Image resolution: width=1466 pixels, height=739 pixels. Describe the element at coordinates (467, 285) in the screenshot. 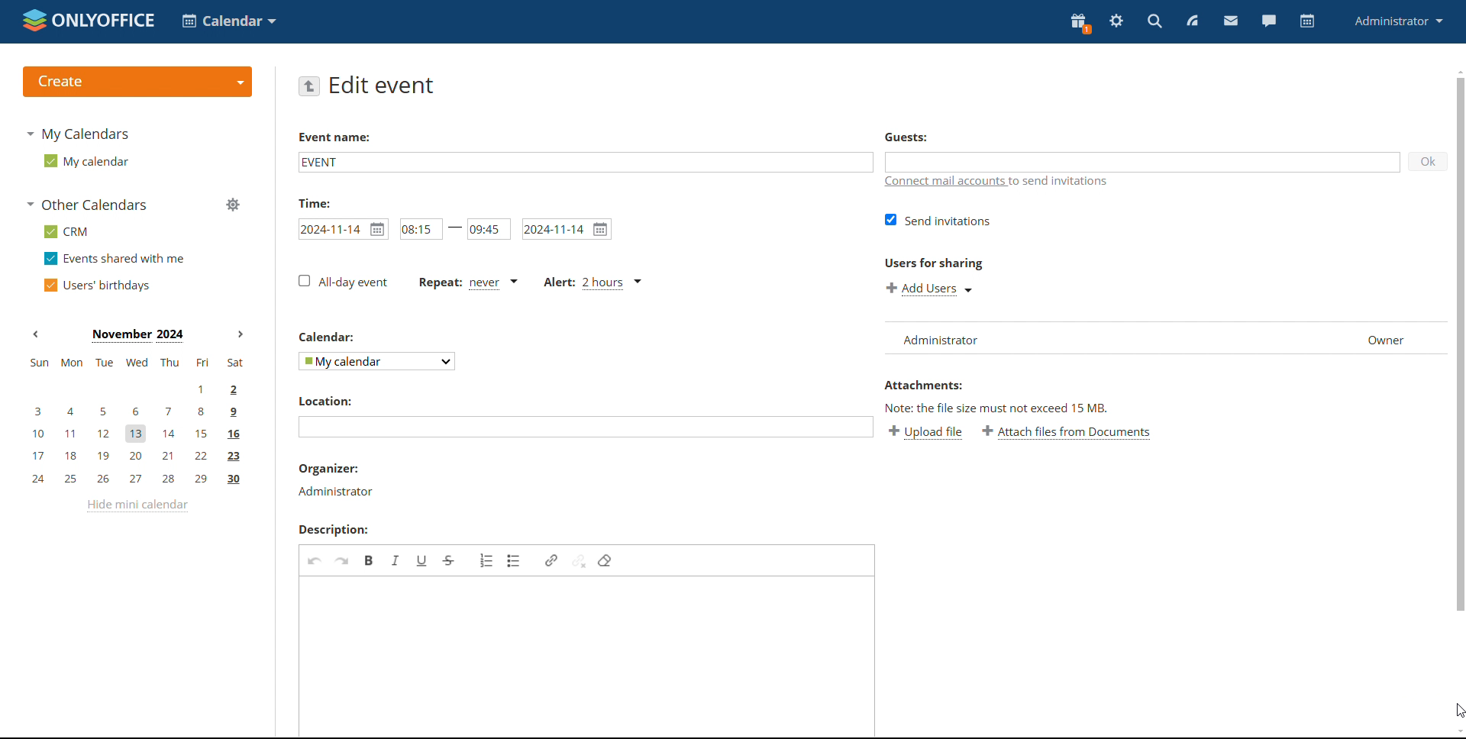

I see `event repetition` at that location.